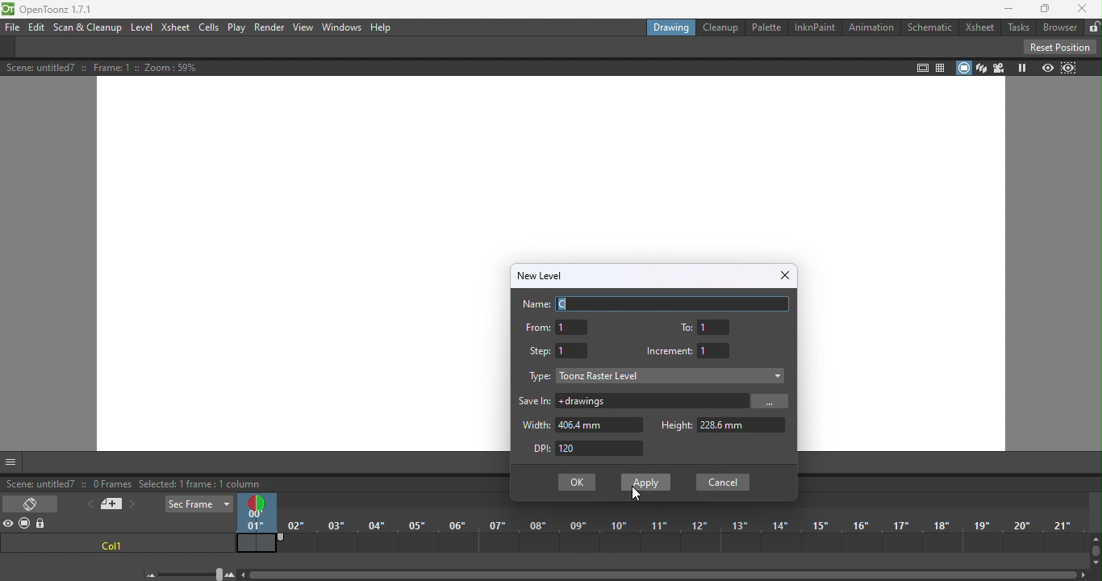 This screenshot has width=1102, height=581. Describe the element at coordinates (773, 402) in the screenshot. I see `Browse` at that location.